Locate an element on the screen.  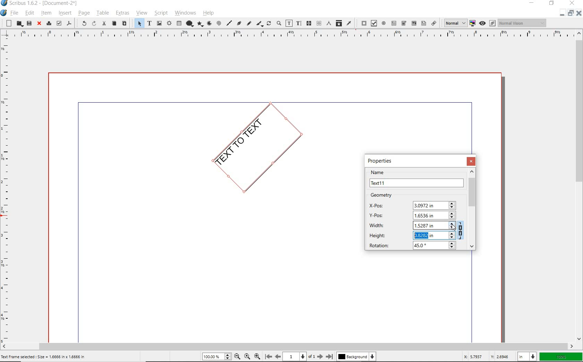
pdf check box is located at coordinates (374, 23).